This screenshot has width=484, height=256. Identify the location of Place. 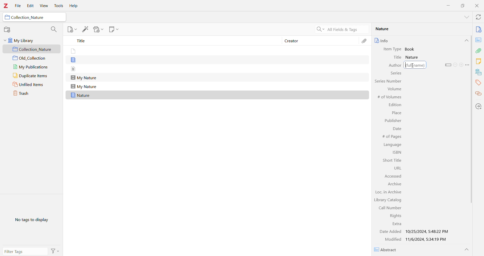
(396, 113).